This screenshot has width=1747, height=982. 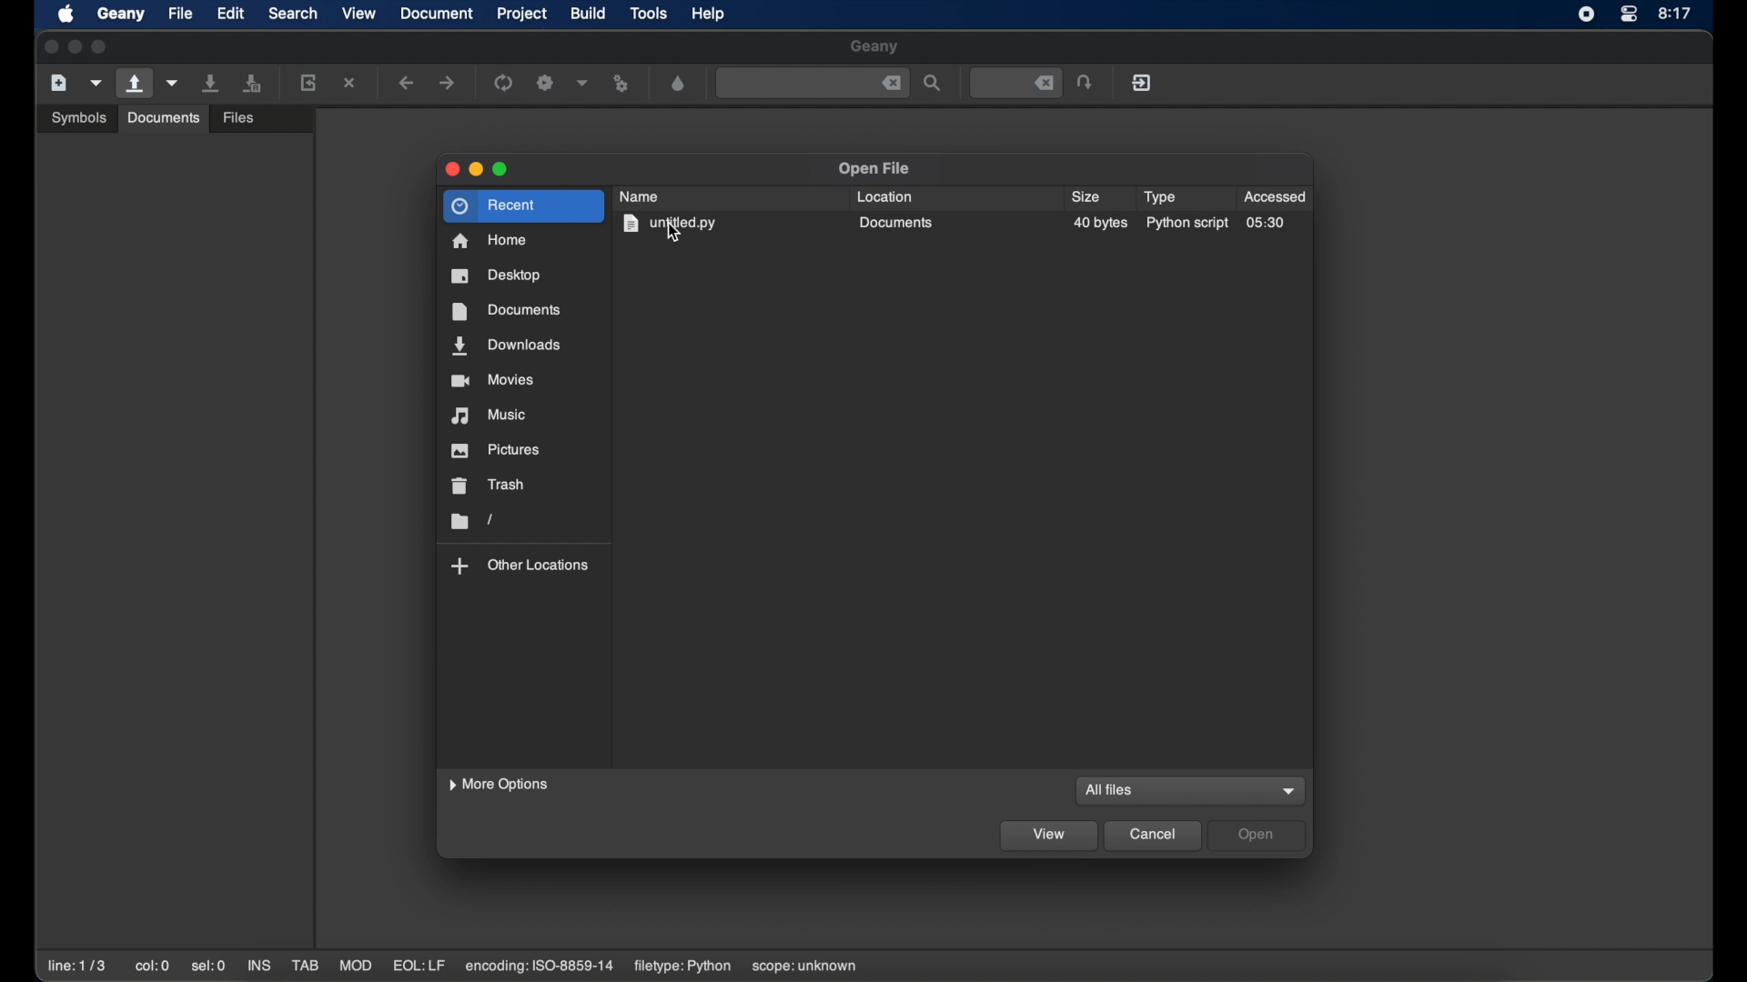 What do you see at coordinates (496, 276) in the screenshot?
I see `desktop` at bounding box center [496, 276].